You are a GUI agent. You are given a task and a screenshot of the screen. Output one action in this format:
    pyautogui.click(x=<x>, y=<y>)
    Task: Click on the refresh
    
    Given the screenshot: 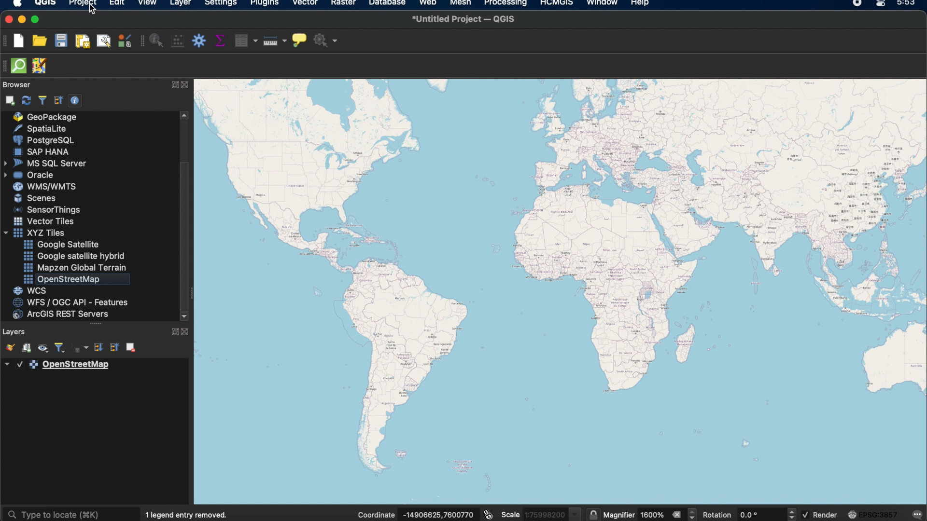 What is the action you would take?
    pyautogui.click(x=26, y=99)
    